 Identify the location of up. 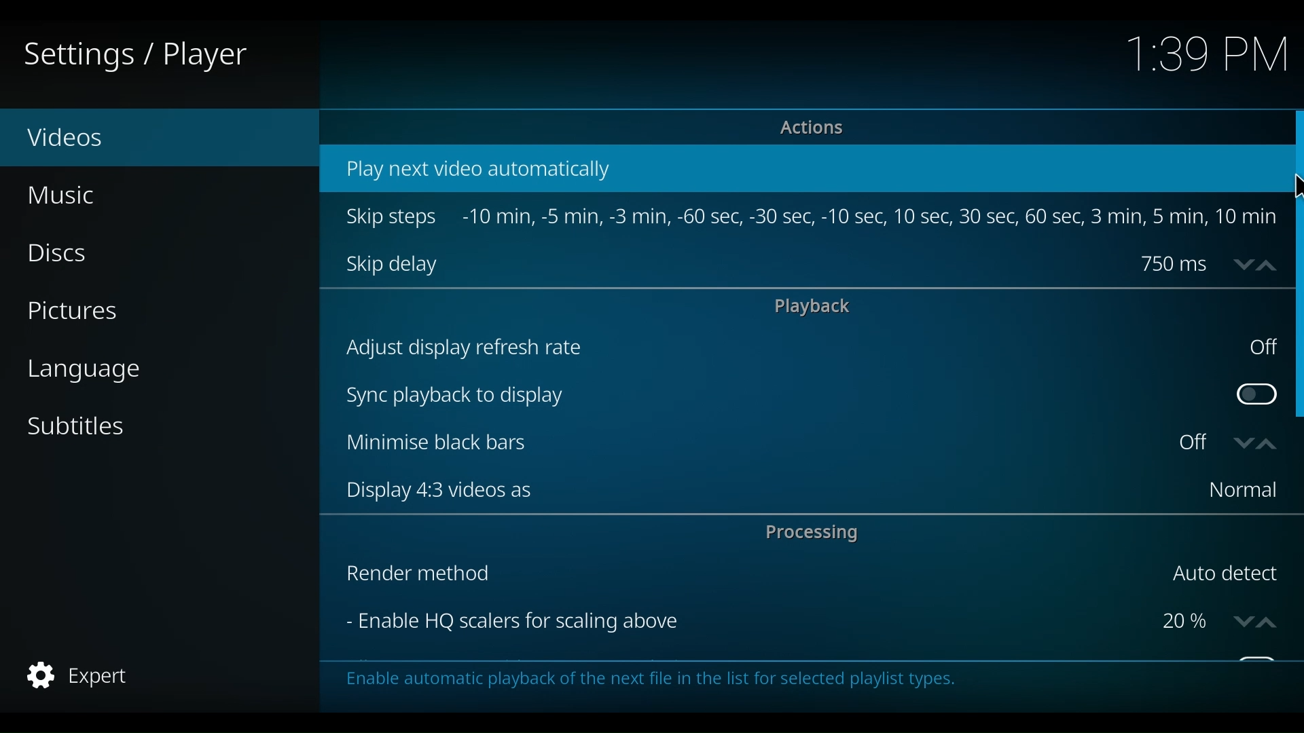
(1273, 264).